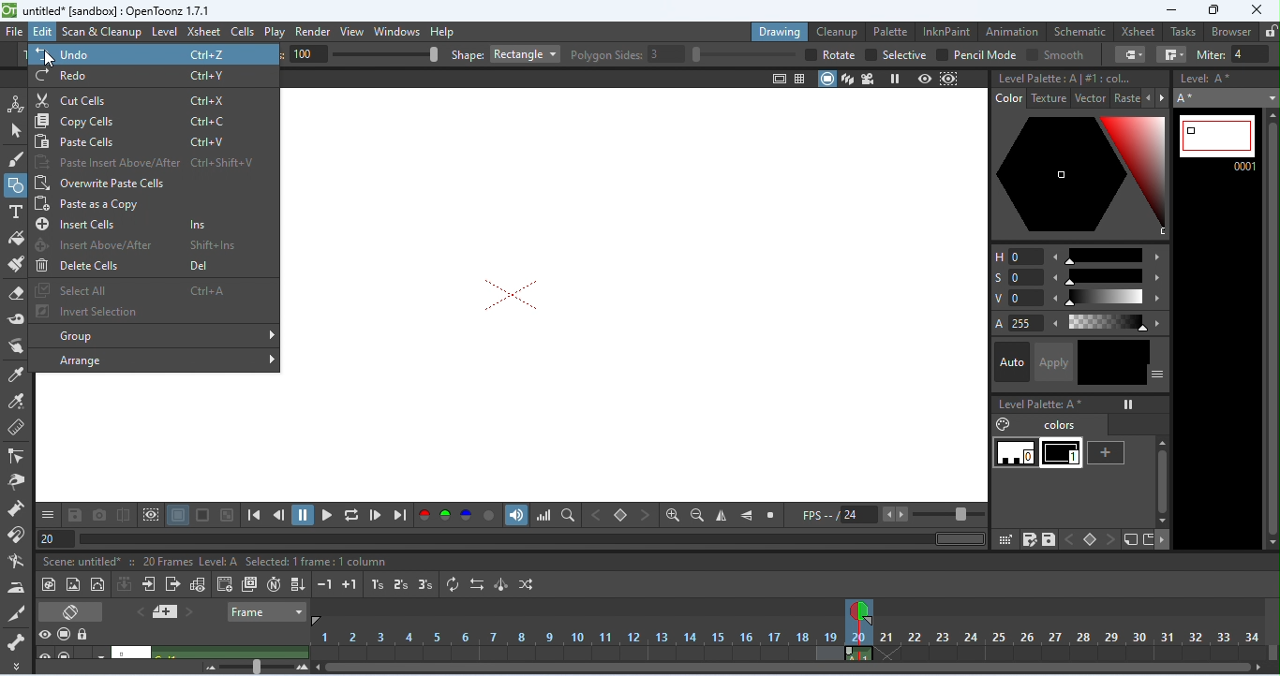  What do you see at coordinates (15, 613) in the screenshot?
I see `cutter` at bounding box center [15, 613].